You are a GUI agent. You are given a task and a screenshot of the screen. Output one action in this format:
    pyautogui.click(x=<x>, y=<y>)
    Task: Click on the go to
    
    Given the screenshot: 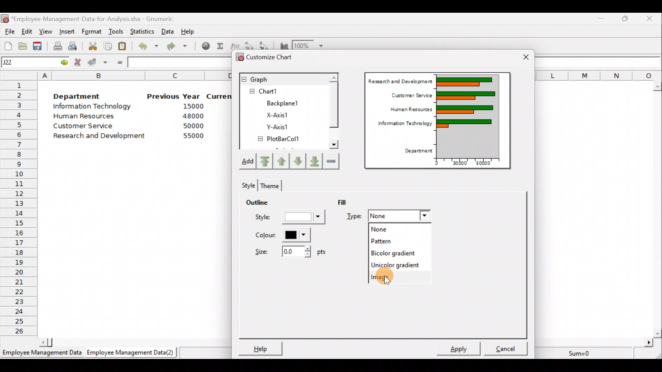 What is the action you would take?
    pyautogui.click(x=63, y=62)
    